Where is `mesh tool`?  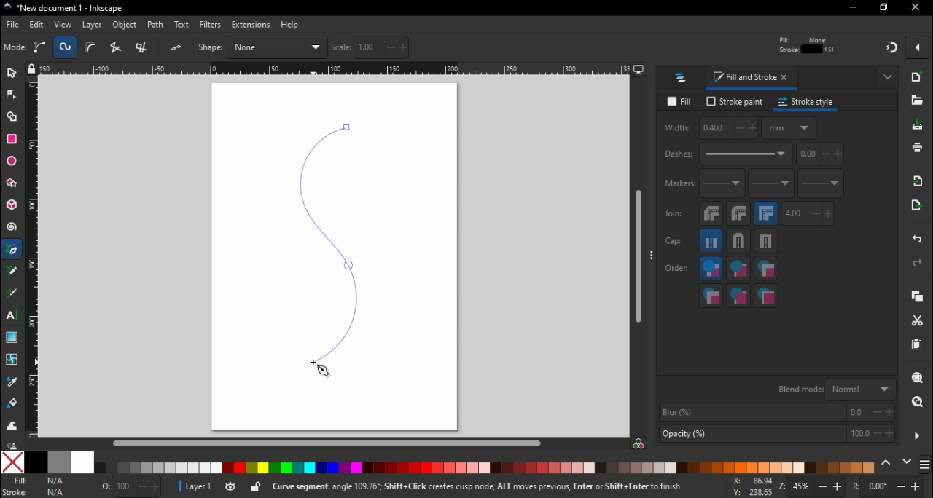 mesh tool is located at coordinates (10, 360).